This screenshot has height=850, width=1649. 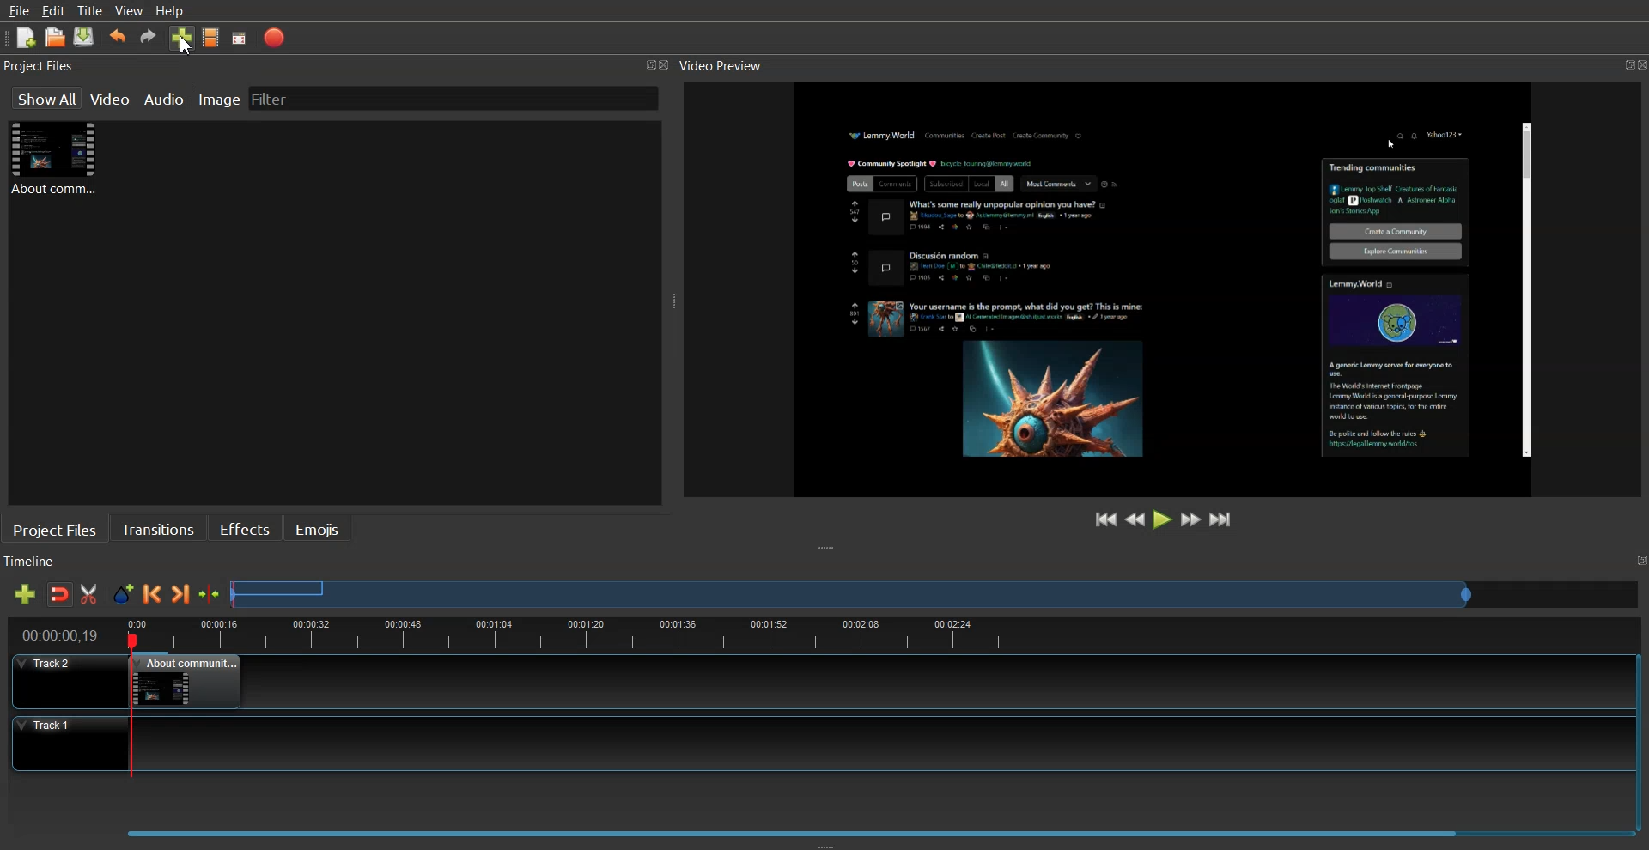 I want to click on Close, so click(x=1639, y=64).